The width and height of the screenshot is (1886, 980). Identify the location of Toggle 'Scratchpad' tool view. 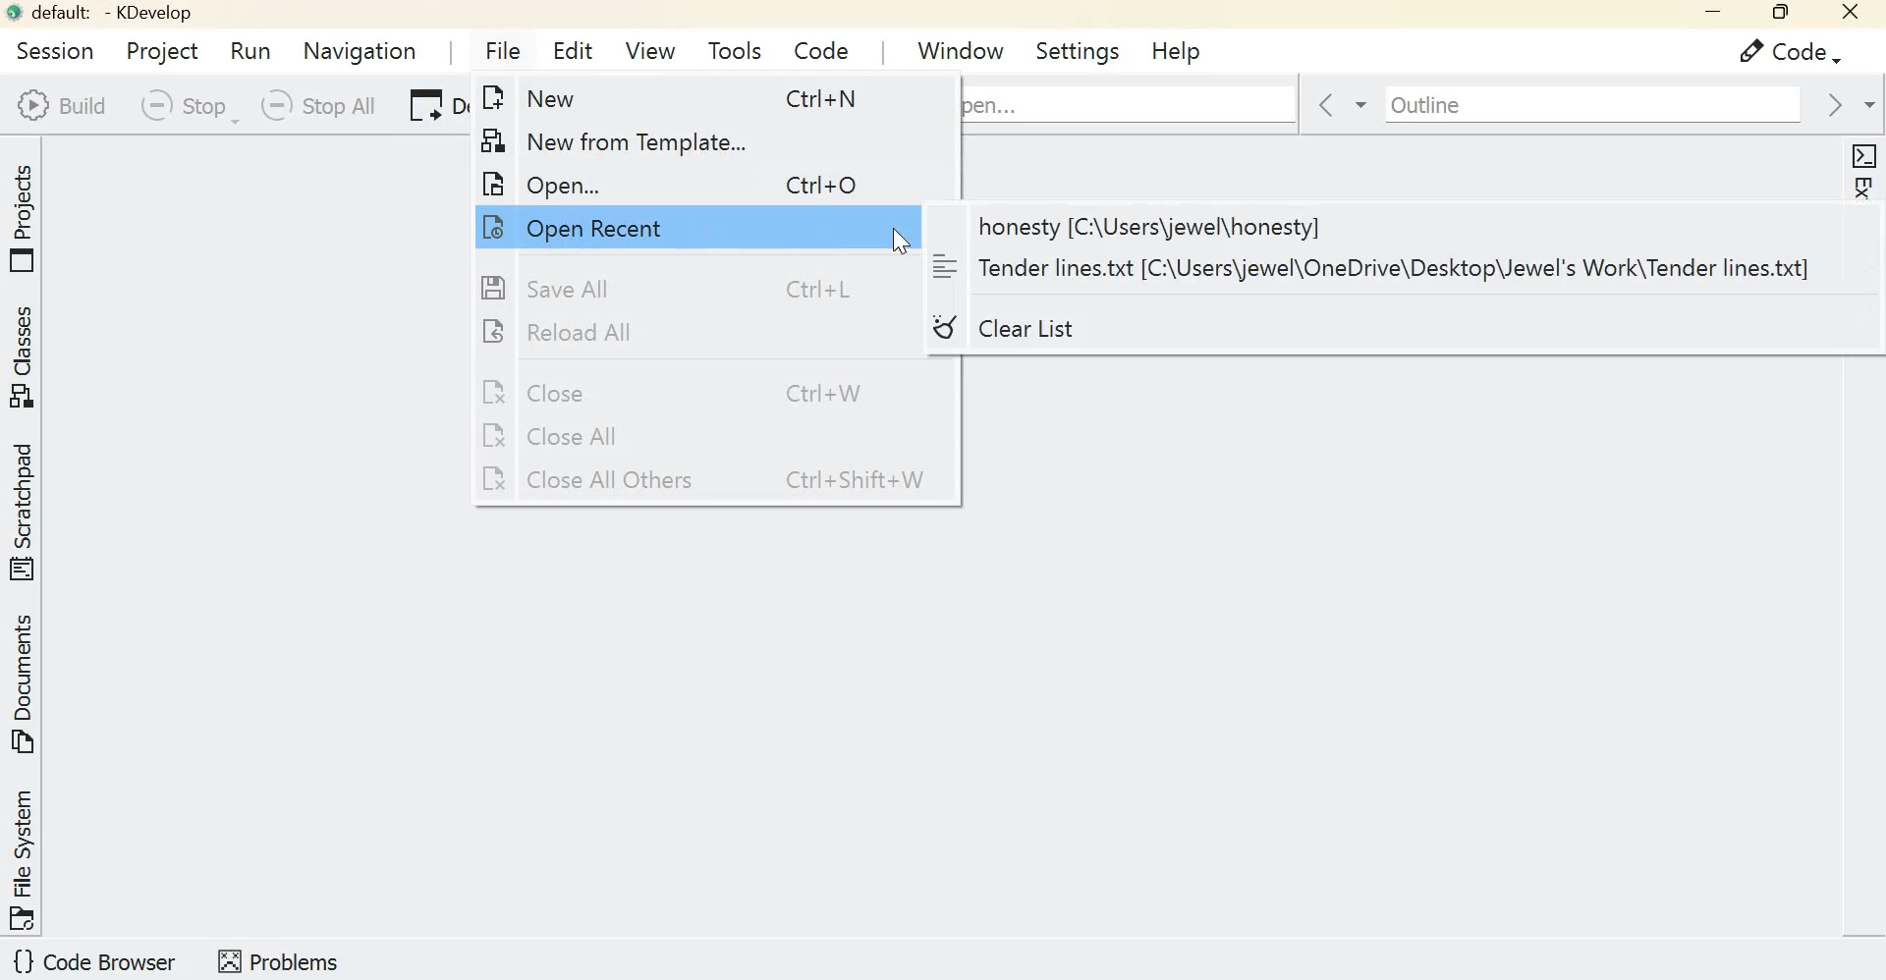
(27, 510).